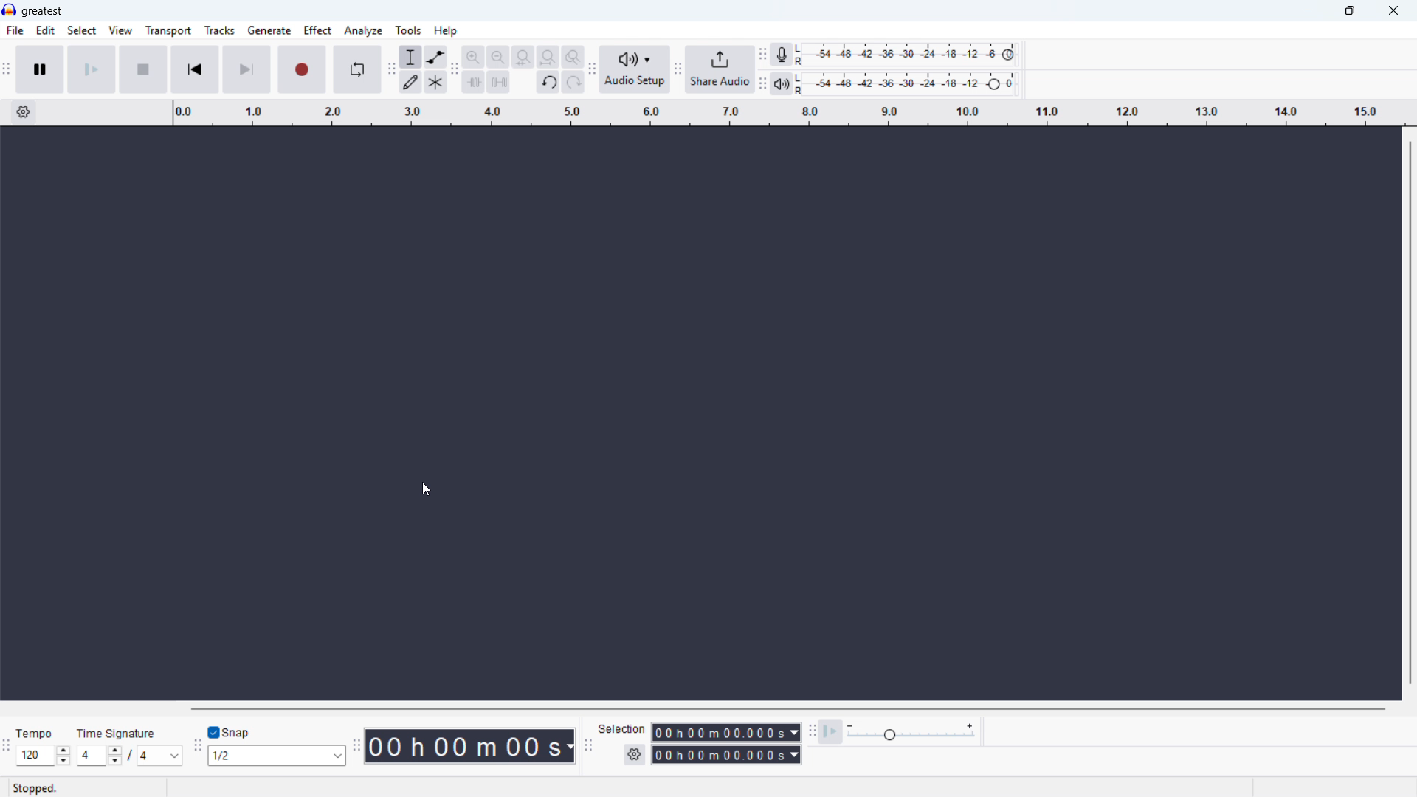 The width and height of the screenshot is (1417, 797). Describe the element at coordinates (277, 755) in the screenshot. I see `Select snapping ` at that location.